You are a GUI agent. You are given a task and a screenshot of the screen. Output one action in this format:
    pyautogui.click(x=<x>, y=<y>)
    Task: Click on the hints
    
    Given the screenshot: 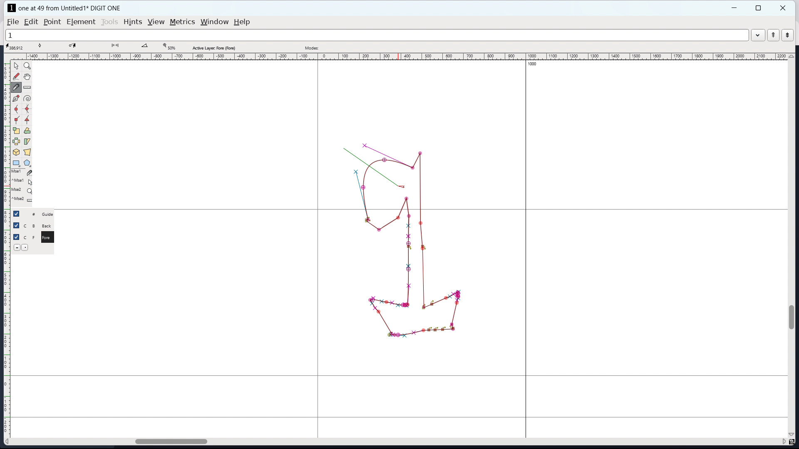 What is the action you would take?
    pyautogui.click(x=133, y=22)
    